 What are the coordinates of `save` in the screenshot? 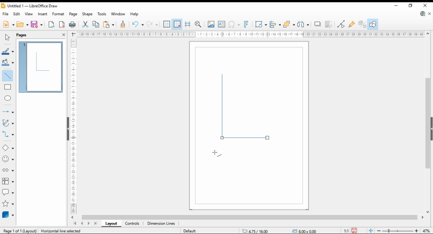 It's located at (37, 24).